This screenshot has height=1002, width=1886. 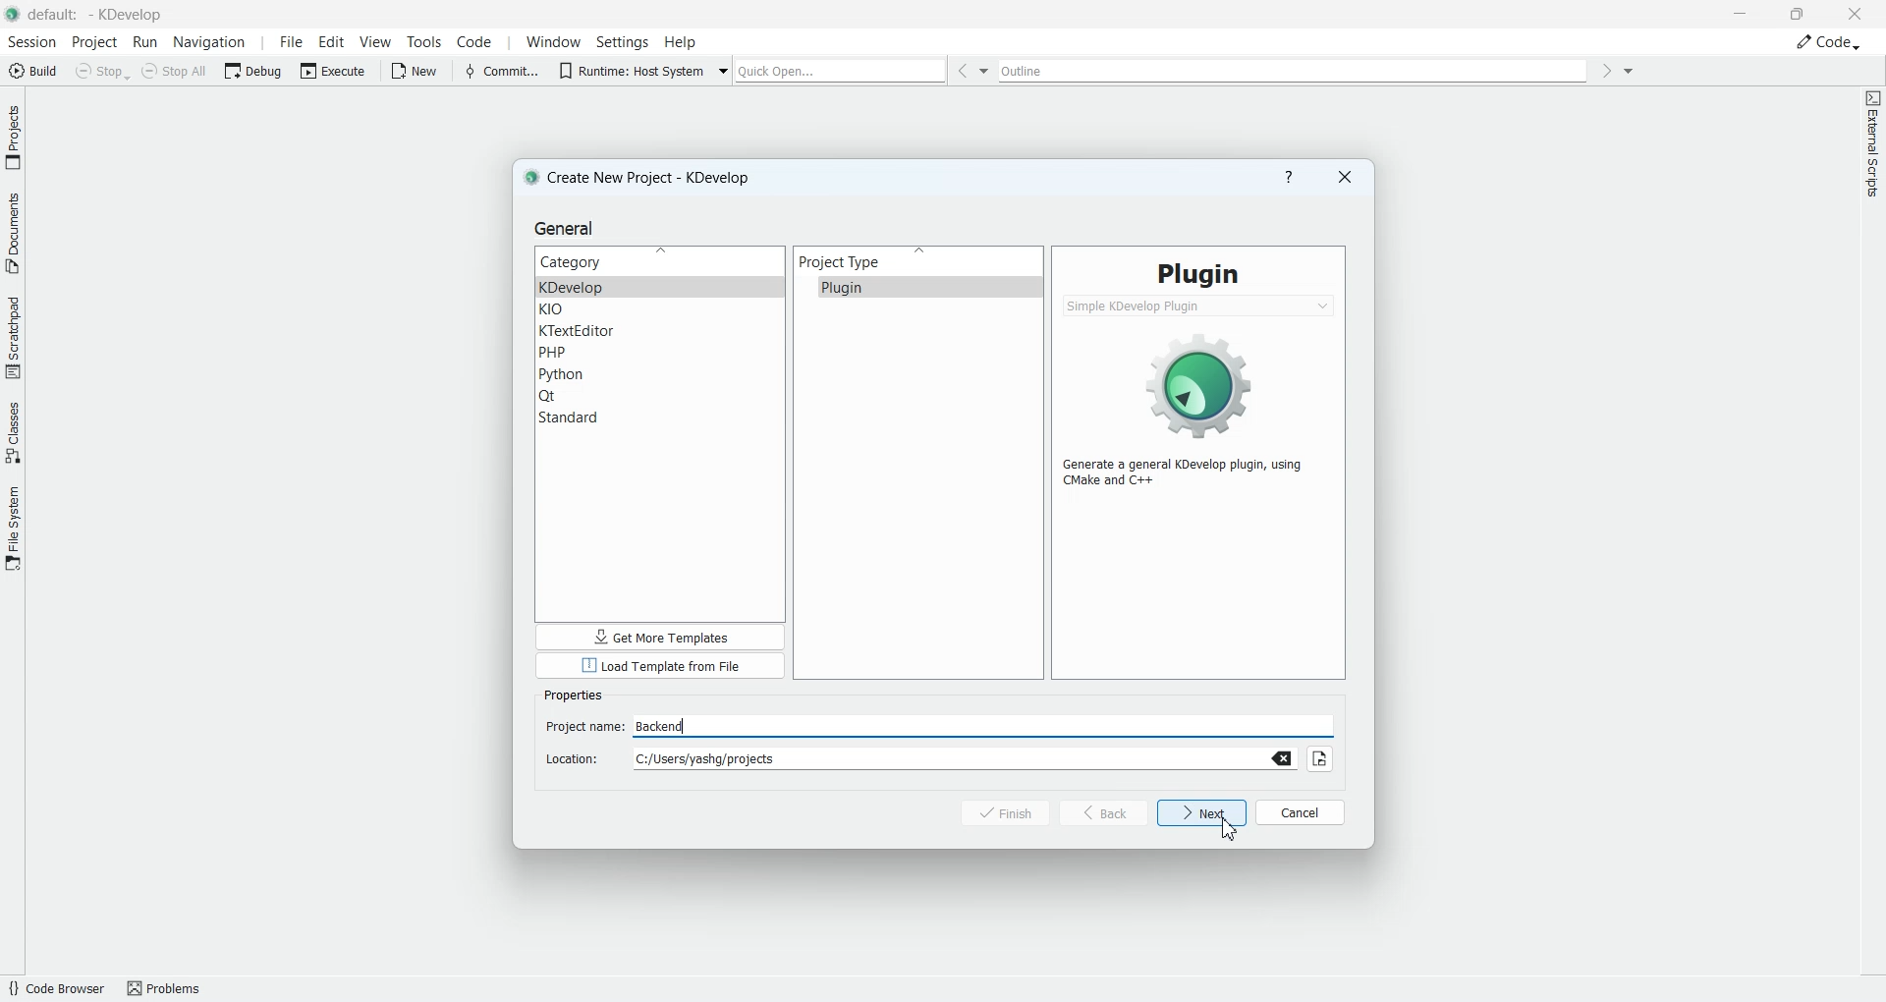 I want to click on Close, so click(x=1345, y=178).